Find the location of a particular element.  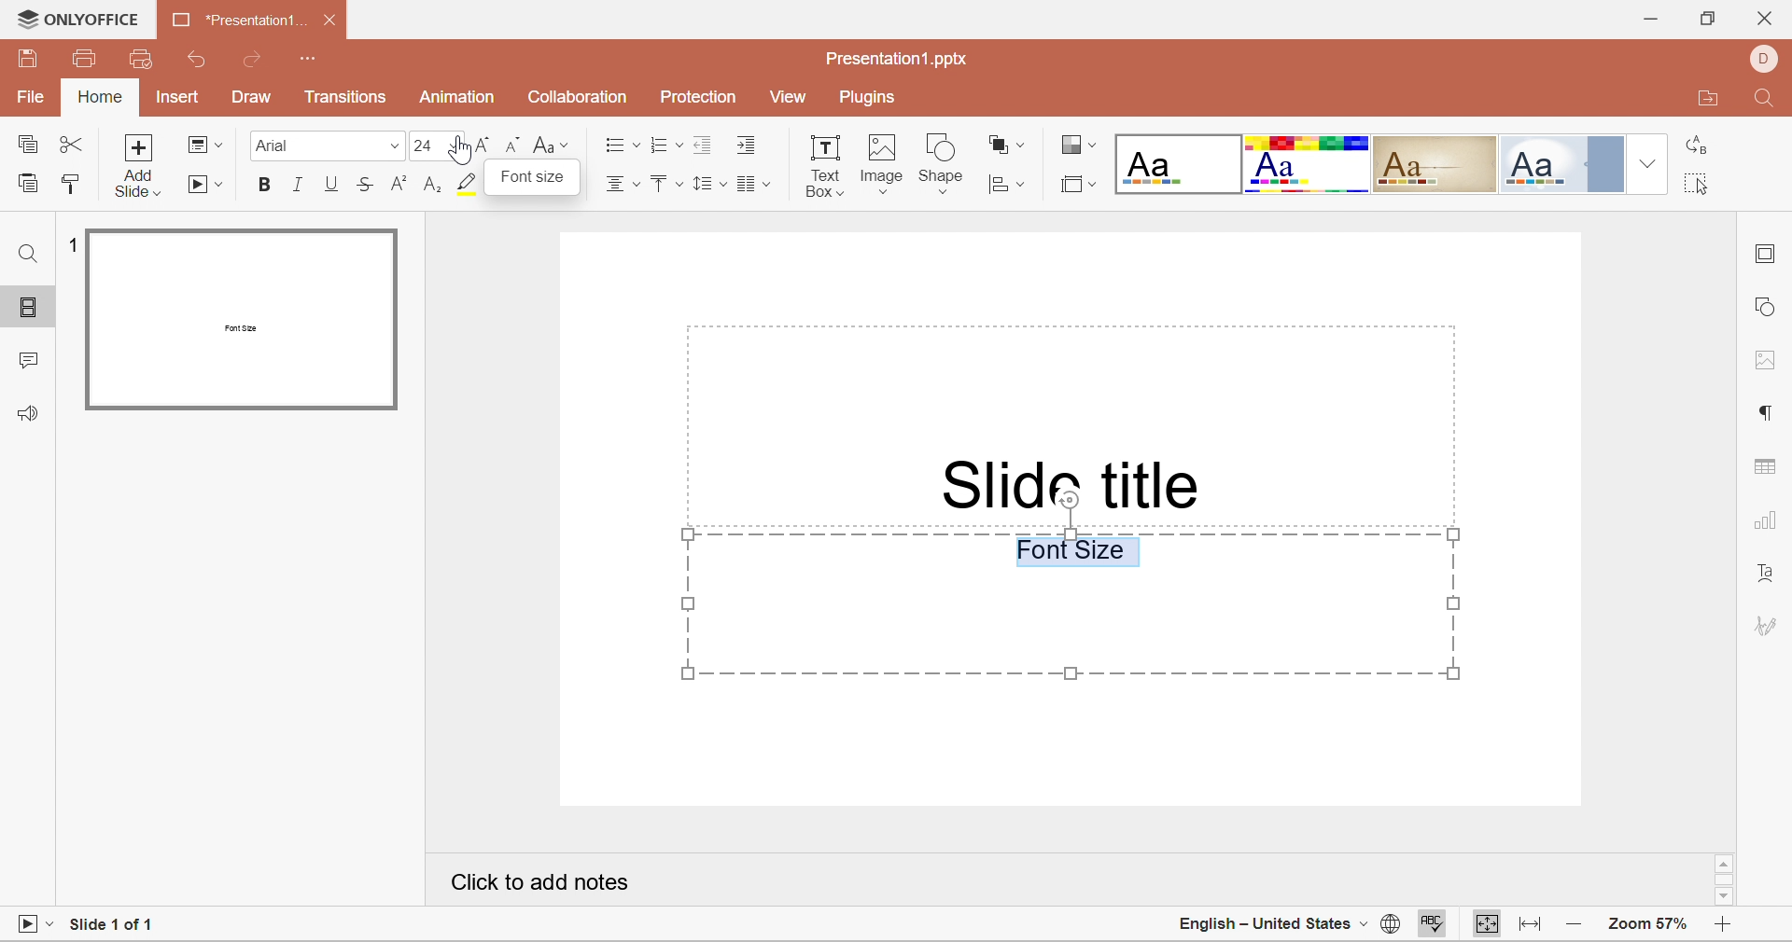

English - United States is located at coordinates (1265, 926).